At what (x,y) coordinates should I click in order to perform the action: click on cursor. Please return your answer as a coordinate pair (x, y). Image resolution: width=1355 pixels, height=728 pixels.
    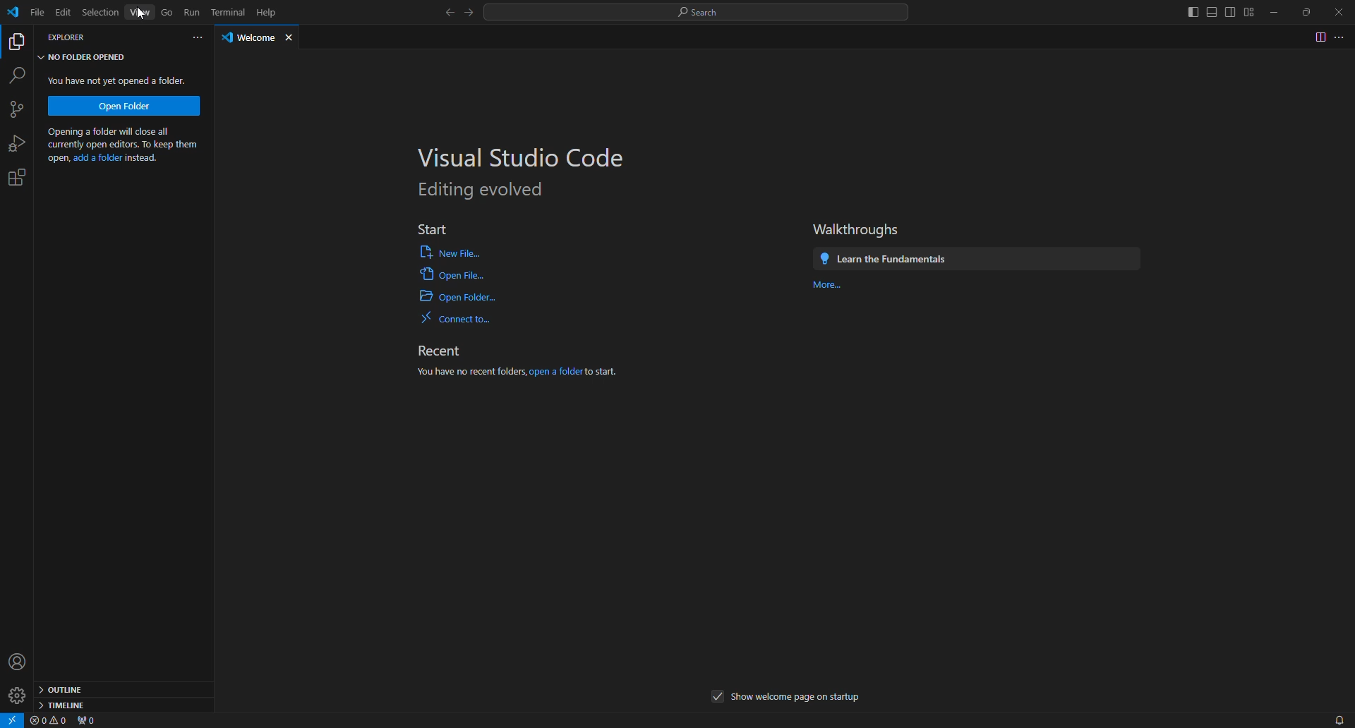
    Looking at the image, I should click on (138, 13).